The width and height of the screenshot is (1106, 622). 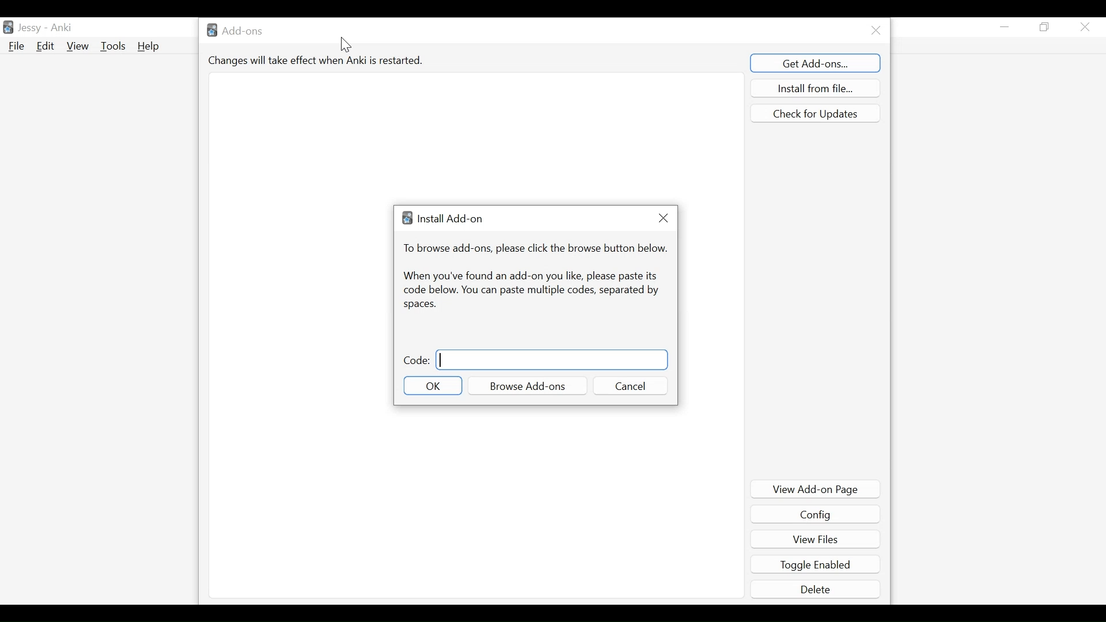 I want to click on File, so click(x=16, y=46).